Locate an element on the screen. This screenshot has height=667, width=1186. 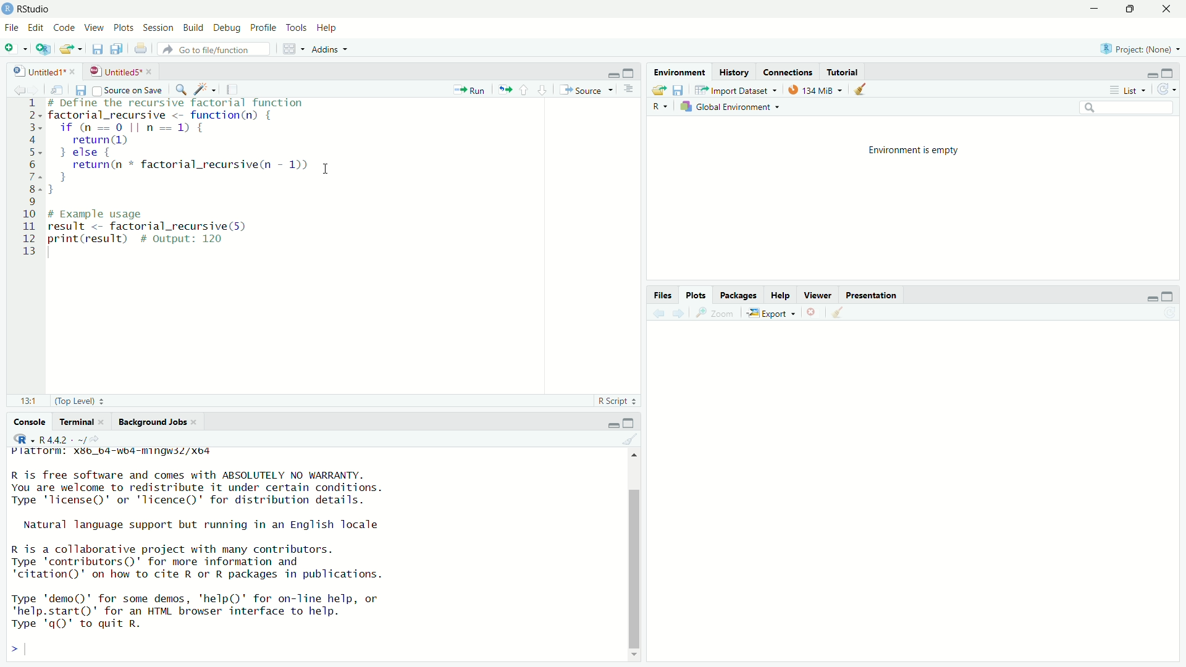
Packages is located at coordinates (741, 293).